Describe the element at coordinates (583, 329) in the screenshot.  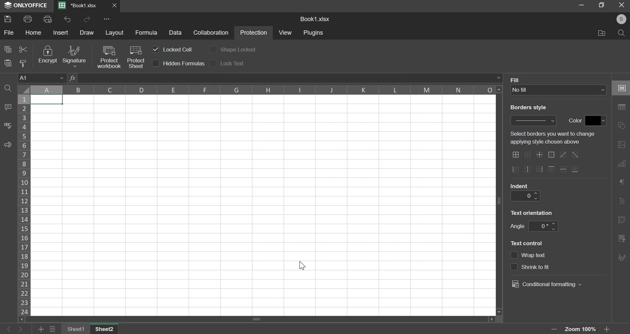
I see `Zoom 100%` at that location.